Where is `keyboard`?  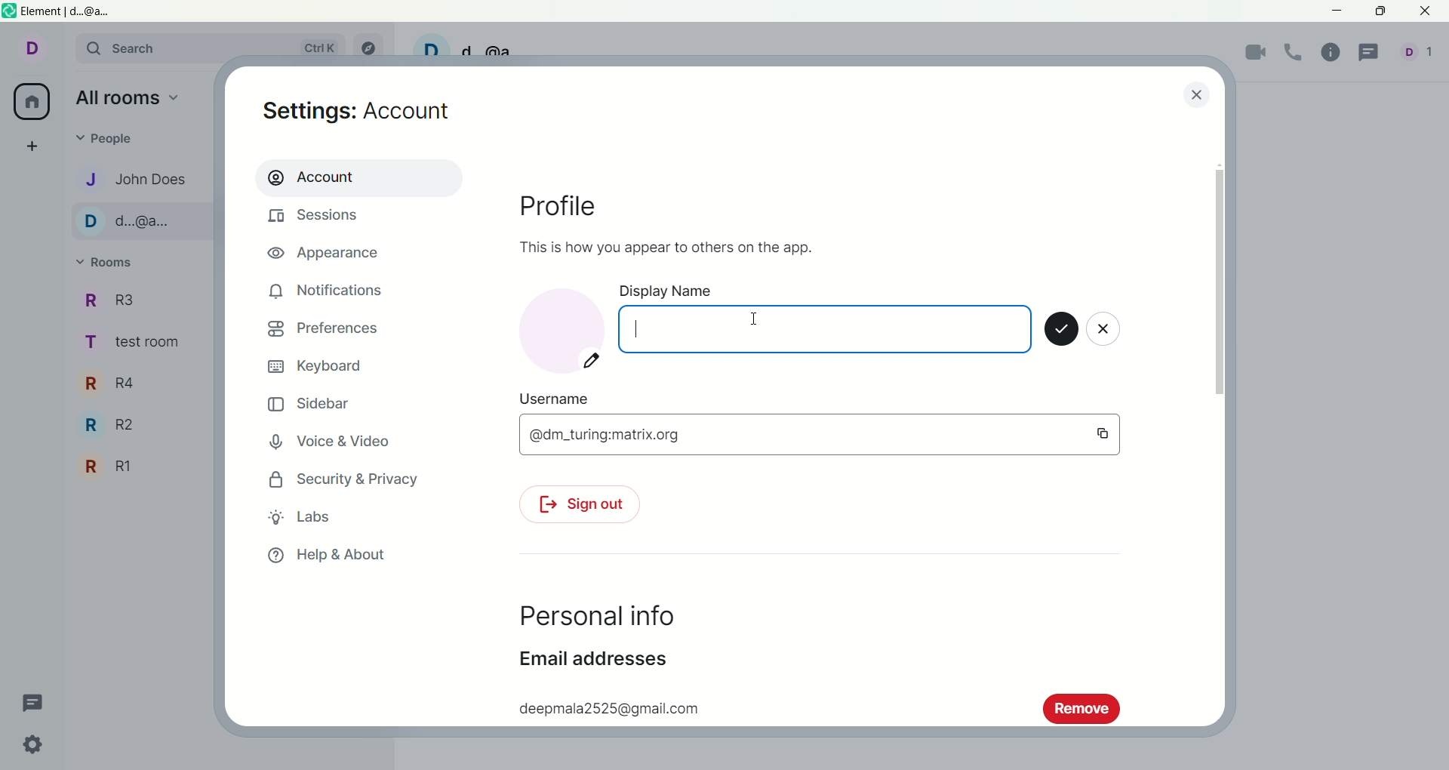 keyboard is located at coordinates (319, 367).